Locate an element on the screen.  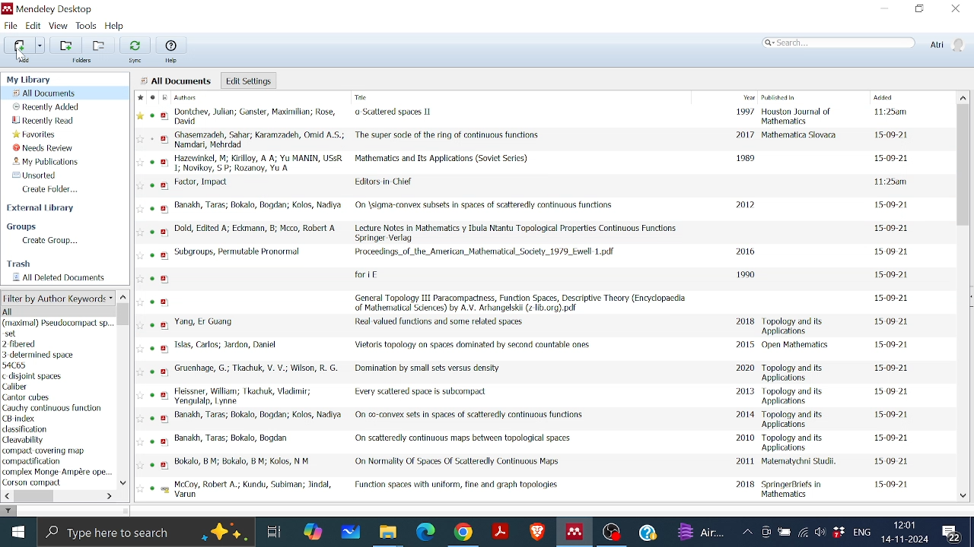
Title is located at coordinates (424, 368).